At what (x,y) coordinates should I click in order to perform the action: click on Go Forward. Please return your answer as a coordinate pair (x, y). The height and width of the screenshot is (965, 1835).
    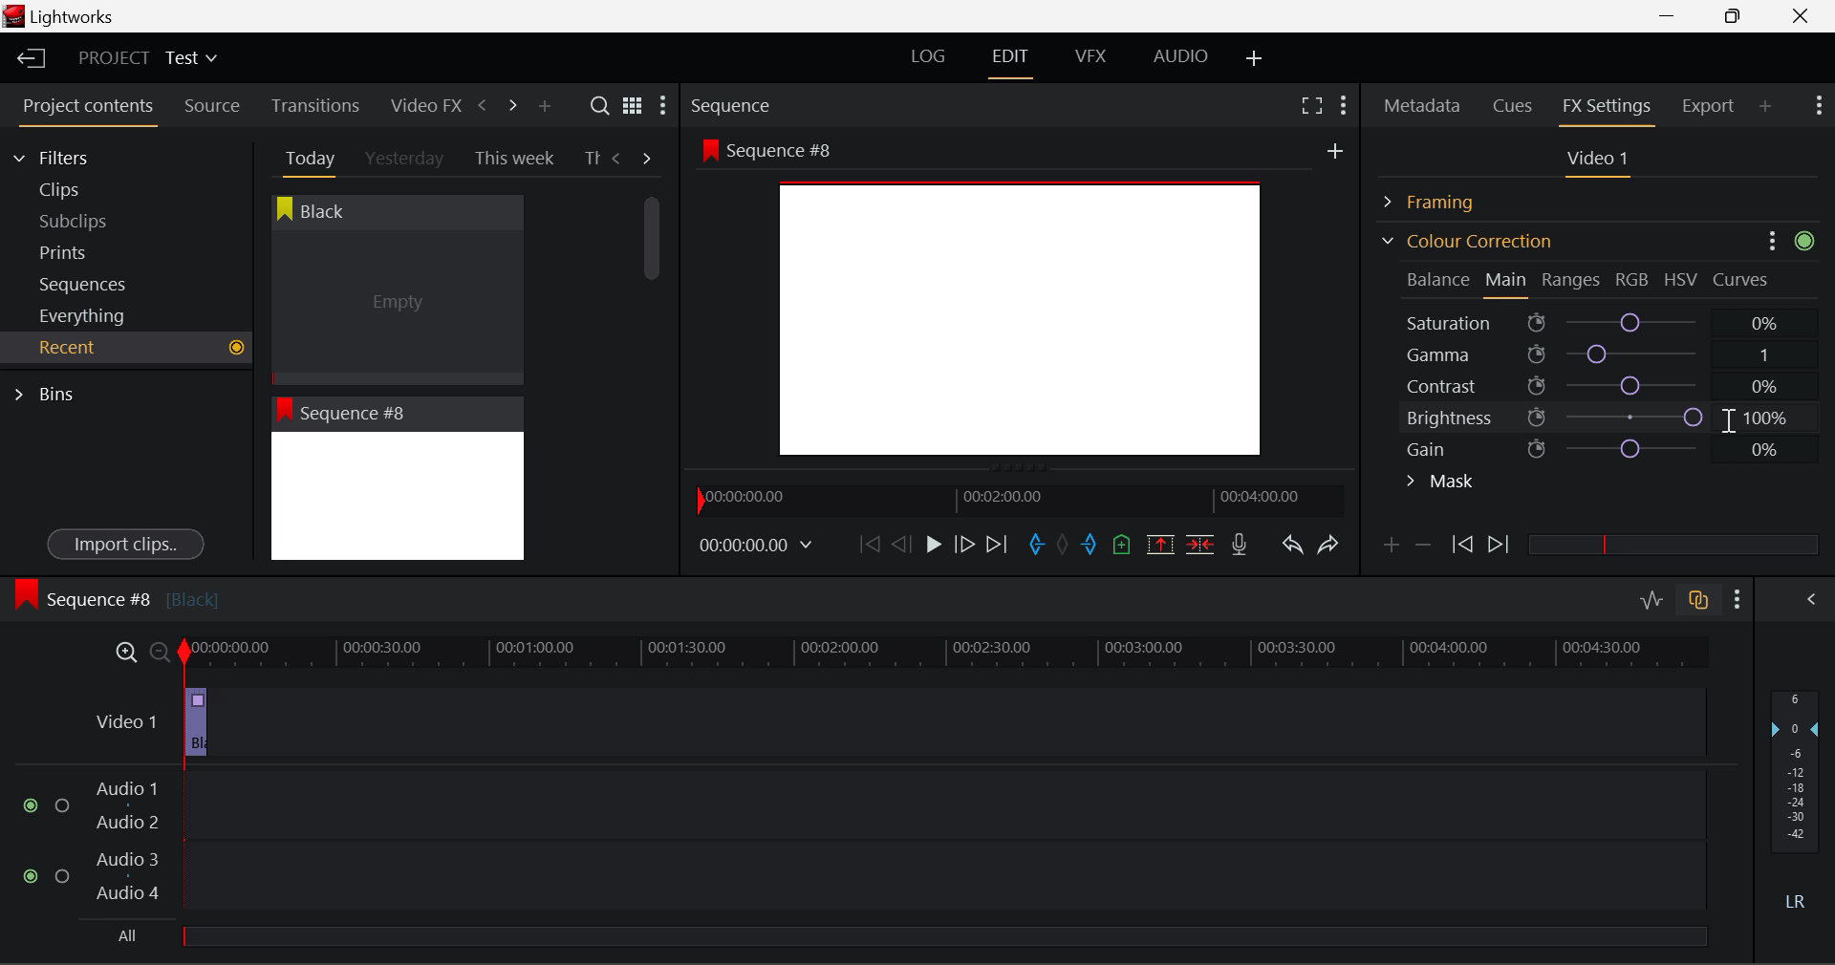
    Looking at the image, I should click on (964, 544).